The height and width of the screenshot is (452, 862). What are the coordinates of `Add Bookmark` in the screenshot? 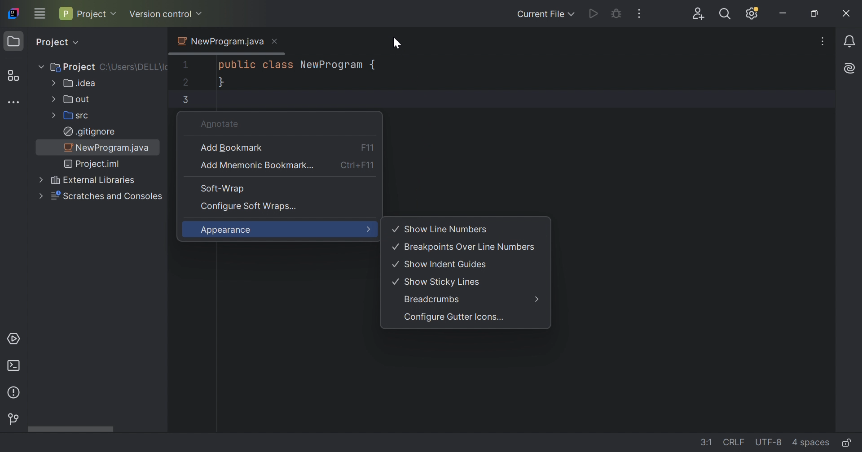 It's located at (233, 148).